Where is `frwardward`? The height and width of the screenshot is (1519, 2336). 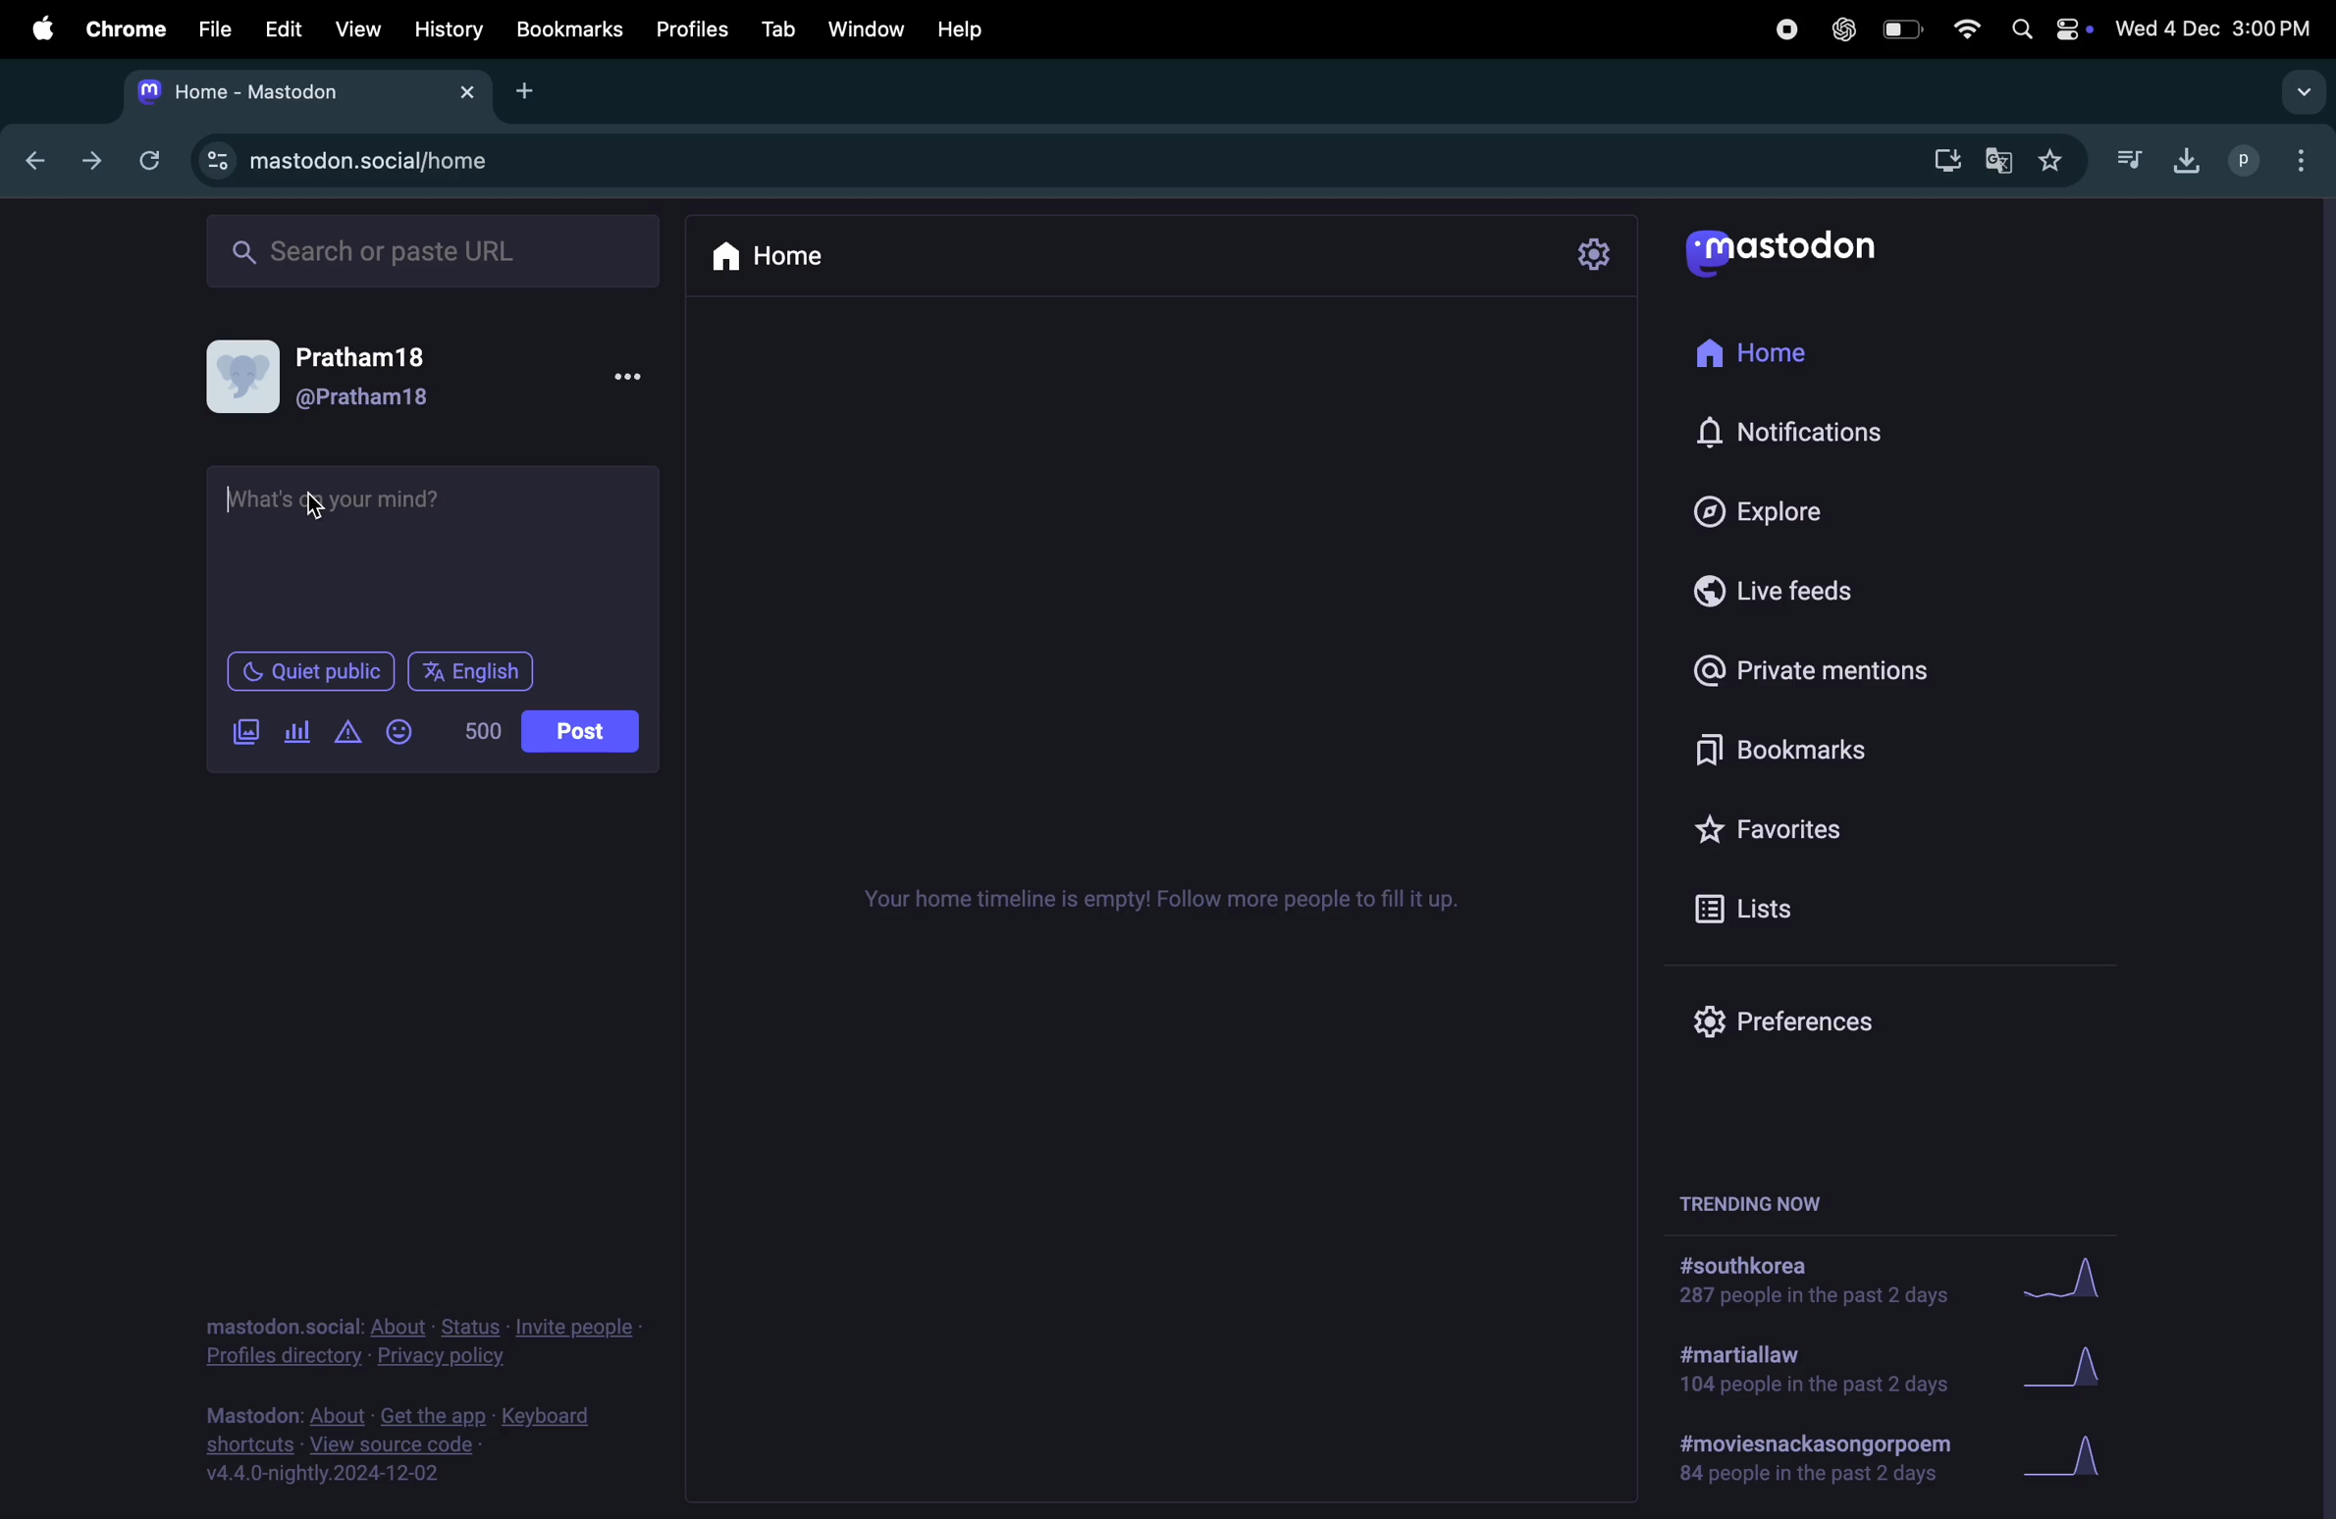 frwardward is located at coordinates (86, 163).